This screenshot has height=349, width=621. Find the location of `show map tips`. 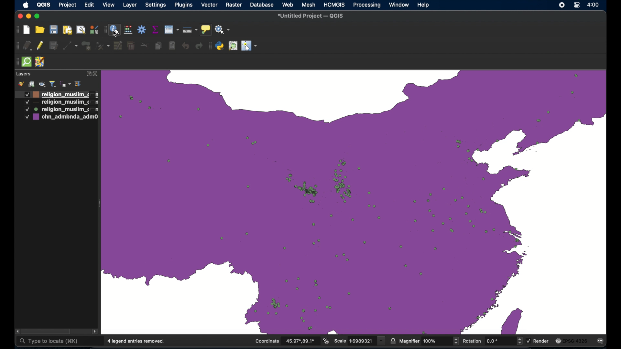

show map tips is located at coordinates (206, 29).